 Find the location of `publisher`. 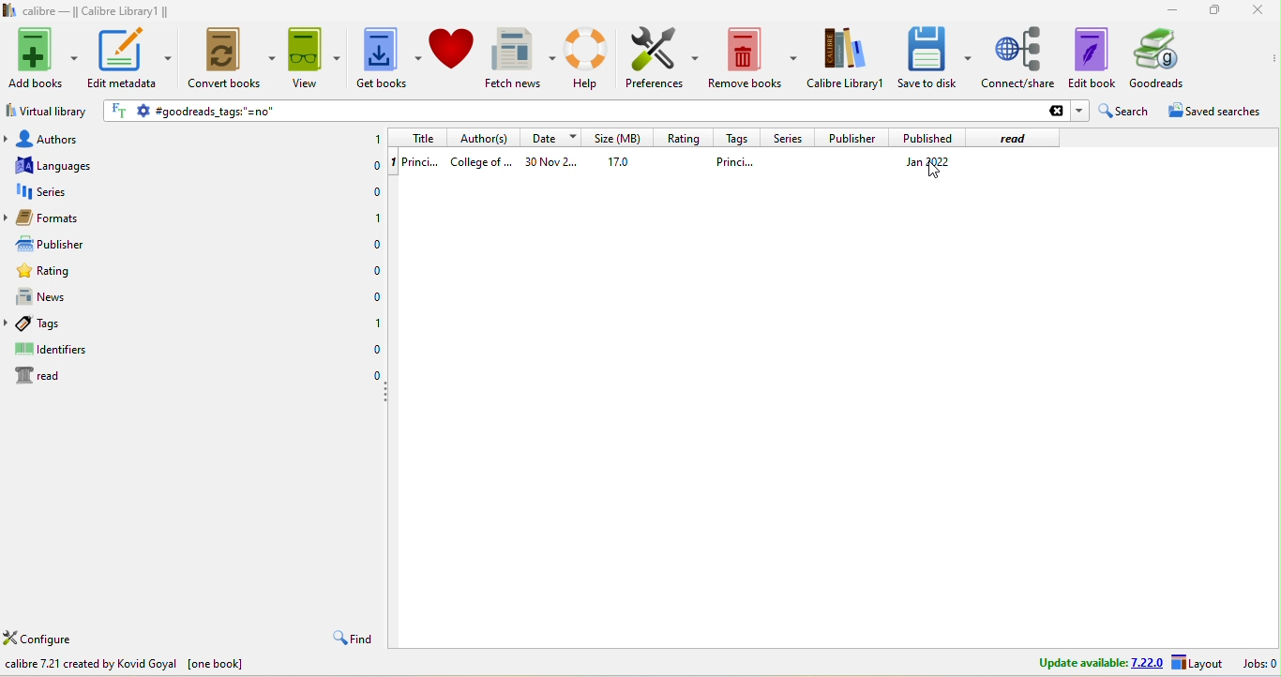

publisher is located at coordinates (850, 136).